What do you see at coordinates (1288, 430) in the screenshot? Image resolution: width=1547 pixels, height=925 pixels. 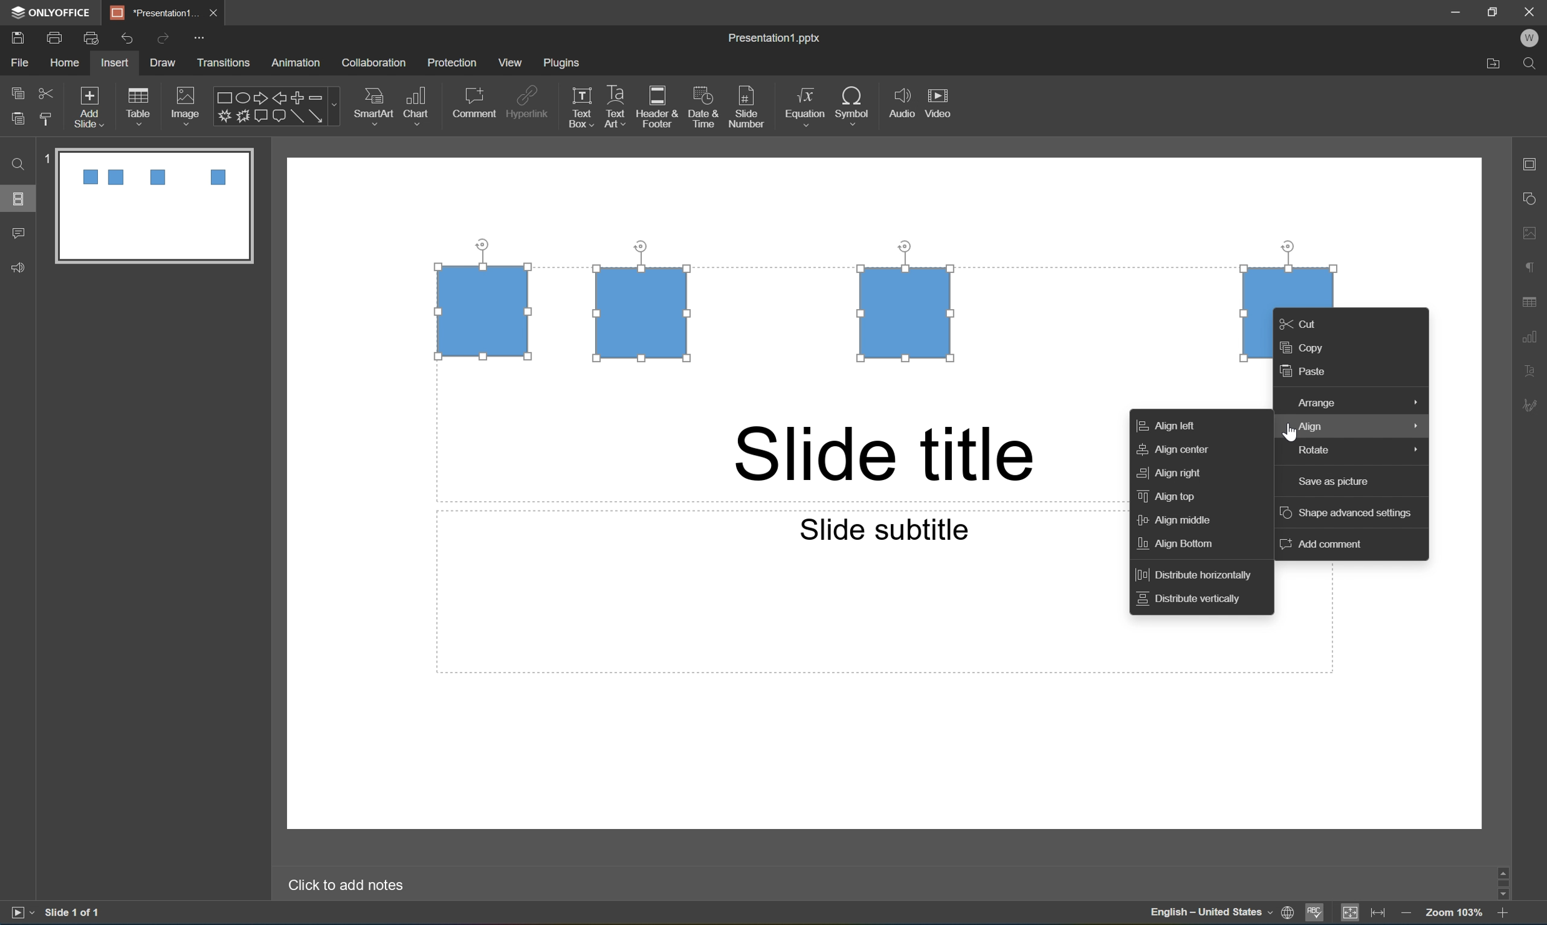 I see `Cursor Position` at bounding box center [1288, 430].